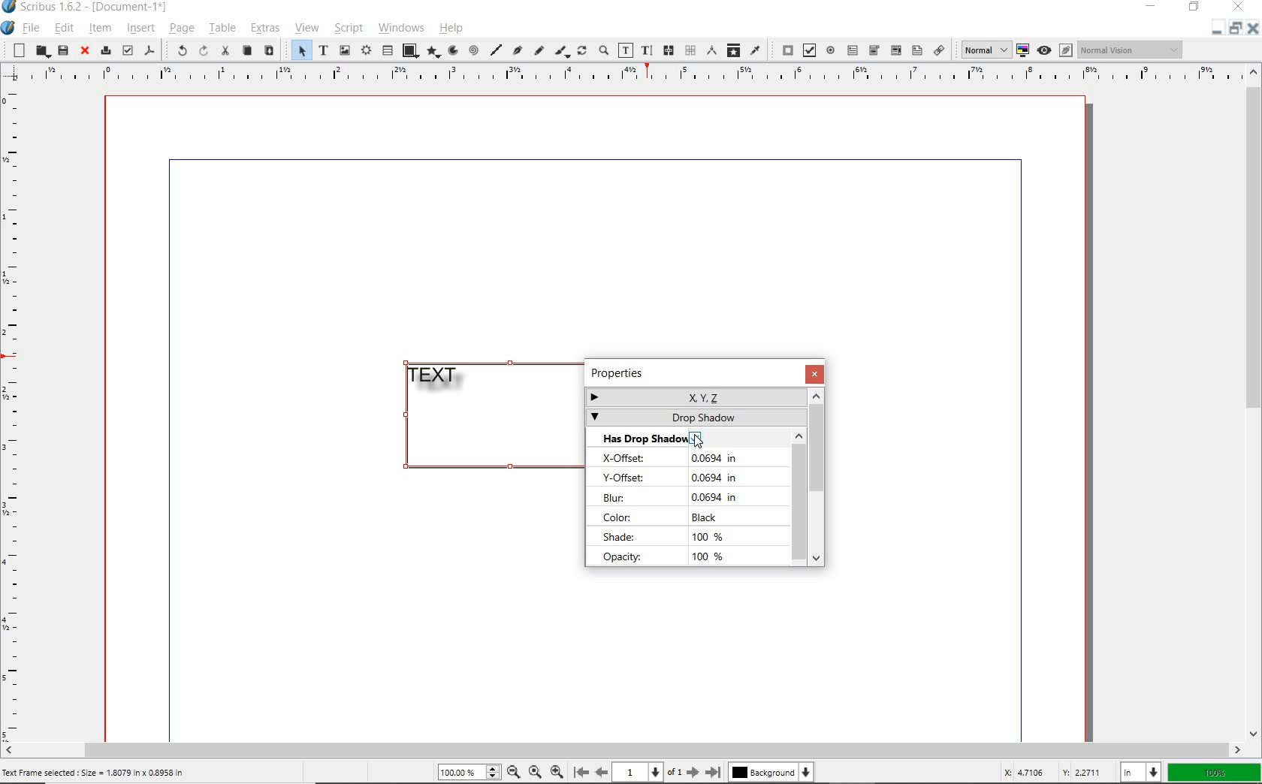 Image resolution: width=1262 pixels, height=784 pixels. What do you see at coordinates (517, 50) in the screenshot?
I see `Bezier curve` at bounding box center [517, 50].